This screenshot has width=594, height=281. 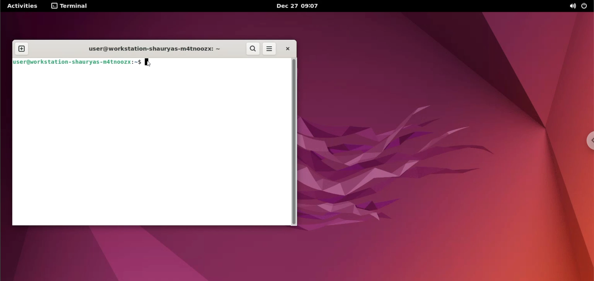 I want to click on command input box, so click(x=151, y=145).